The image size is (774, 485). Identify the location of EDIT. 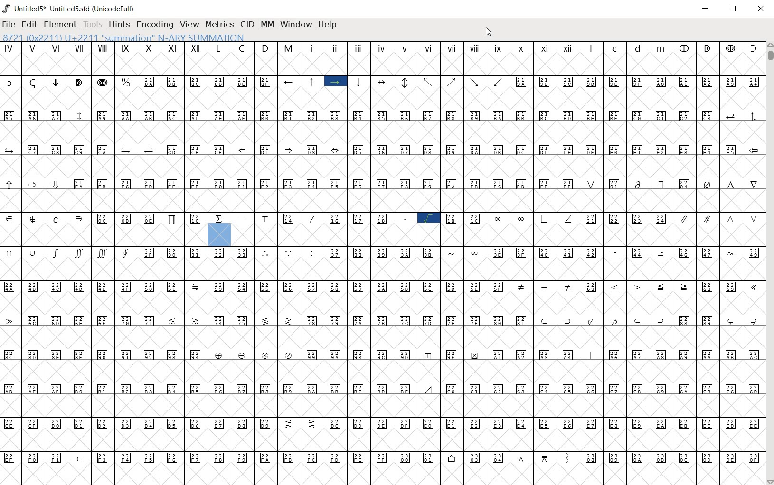
(28, 25).